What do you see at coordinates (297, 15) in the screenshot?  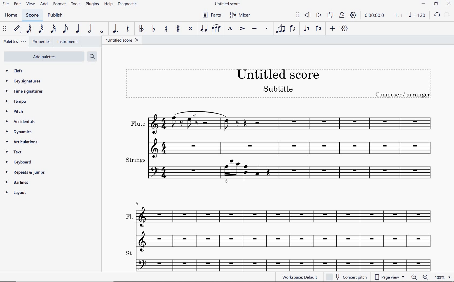 I see `SELECT TO MOVE` at bounding box center [297, 15].